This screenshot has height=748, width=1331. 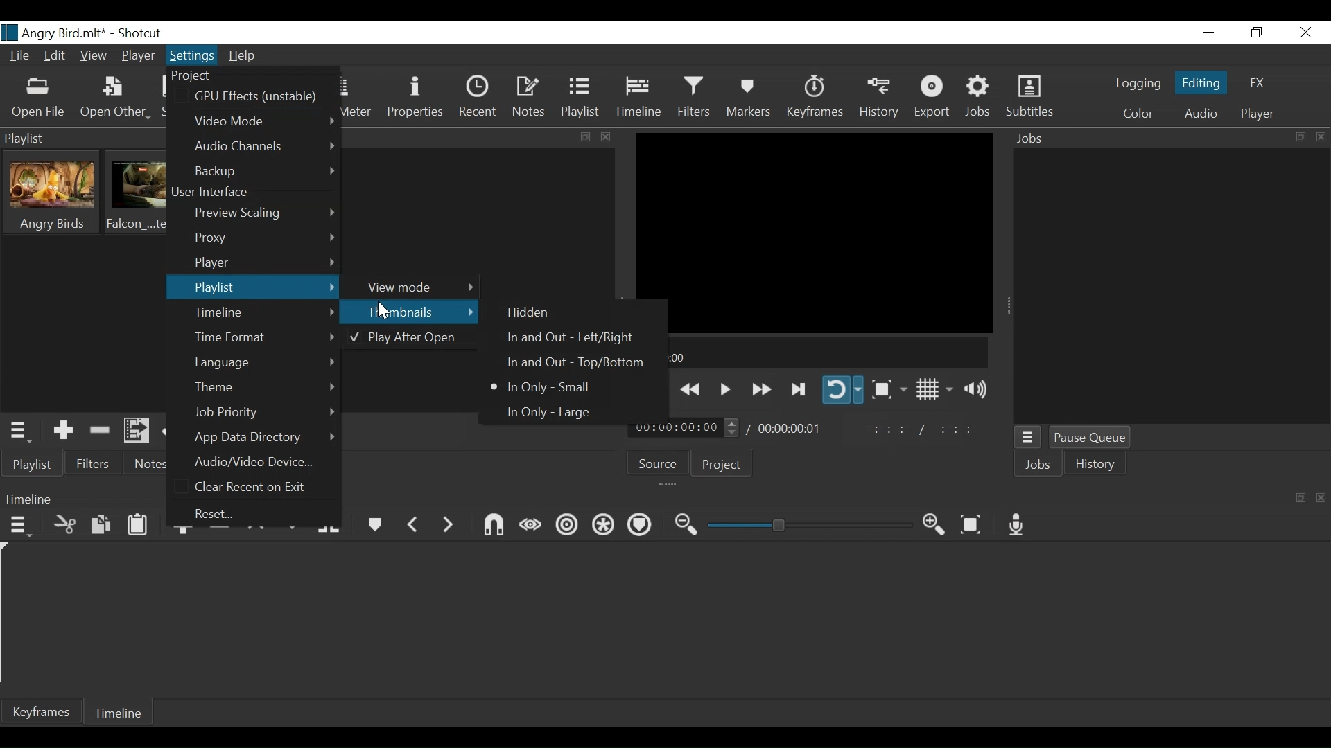 What do you see at coordinates (226, 513) in the screenshot?
I see `Reset` at bounding box center [226, 513].